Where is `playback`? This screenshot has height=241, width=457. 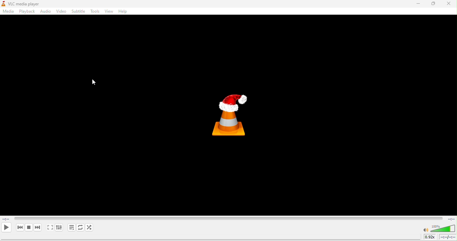
playback is located at coordinates (27, 11).